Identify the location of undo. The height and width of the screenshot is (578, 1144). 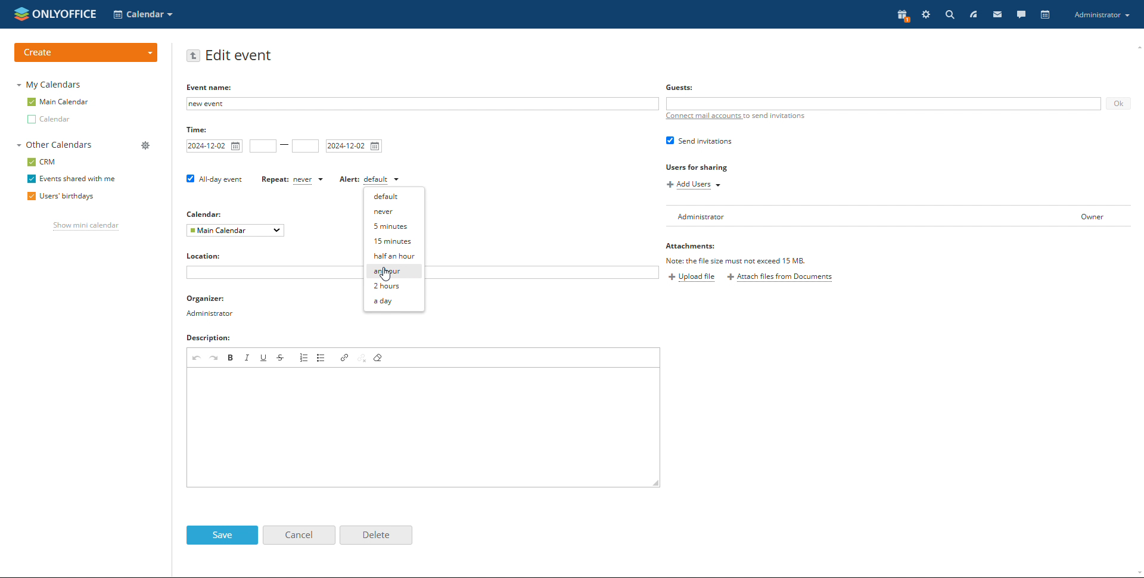
(196, 358).